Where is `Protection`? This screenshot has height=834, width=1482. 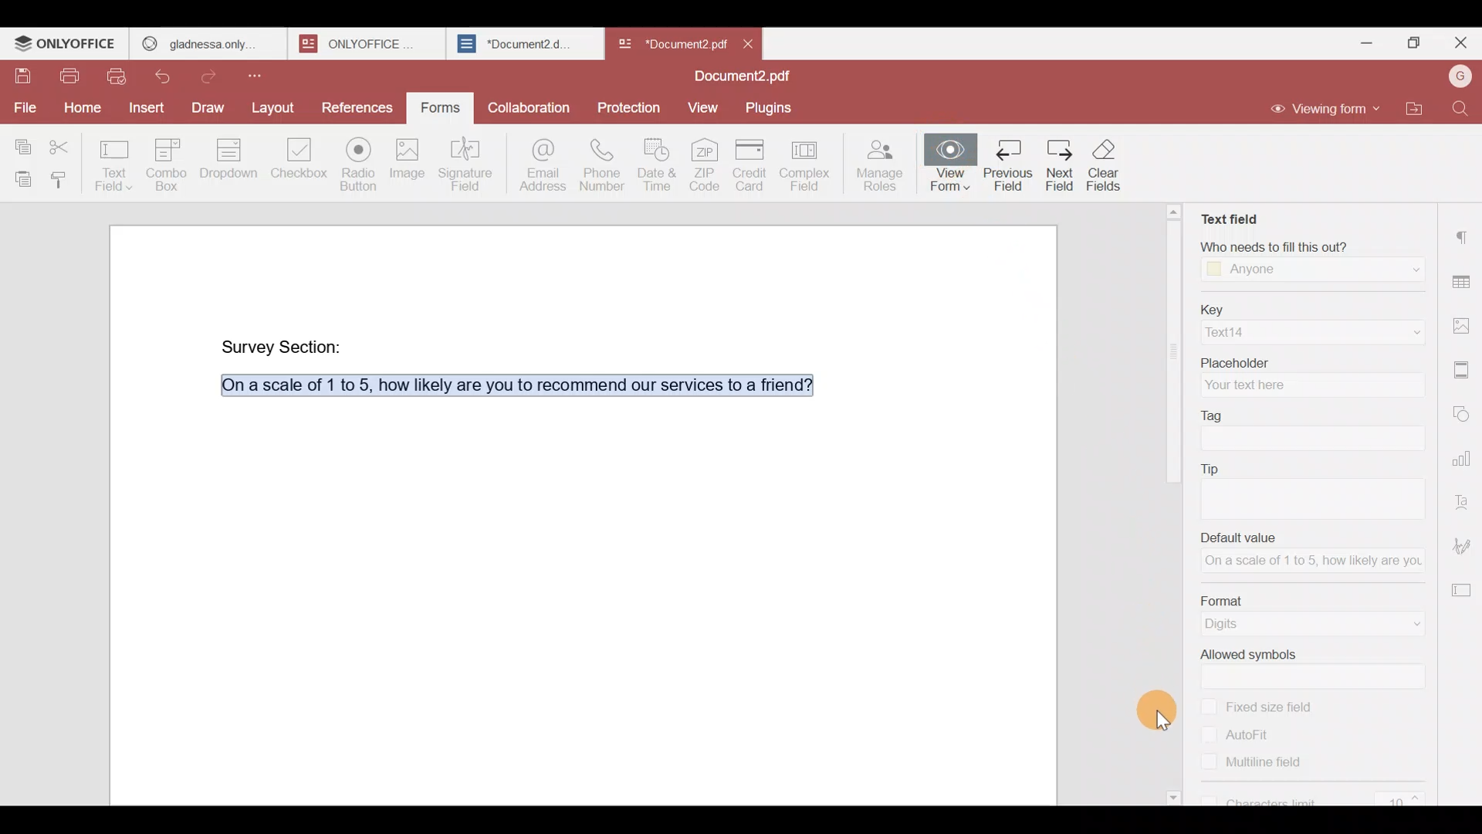 Protection is located at coordinates (630, 106).